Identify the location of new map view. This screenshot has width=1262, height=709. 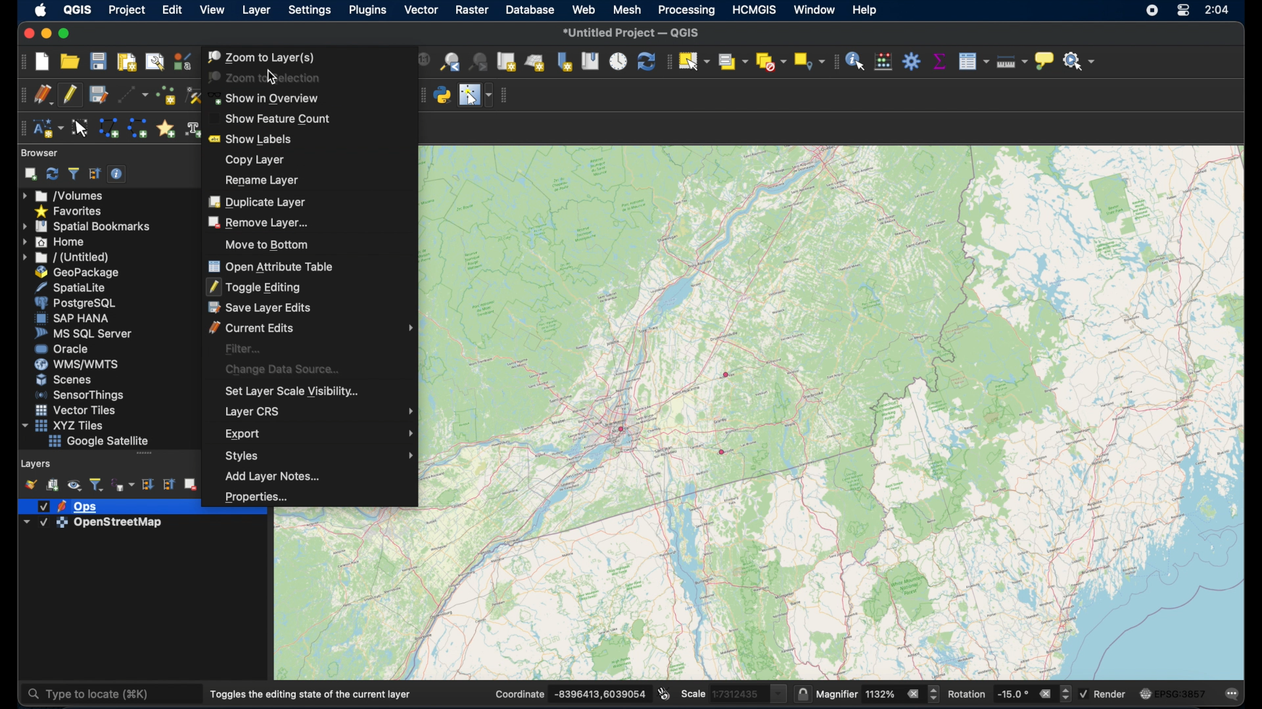
(505, 62).